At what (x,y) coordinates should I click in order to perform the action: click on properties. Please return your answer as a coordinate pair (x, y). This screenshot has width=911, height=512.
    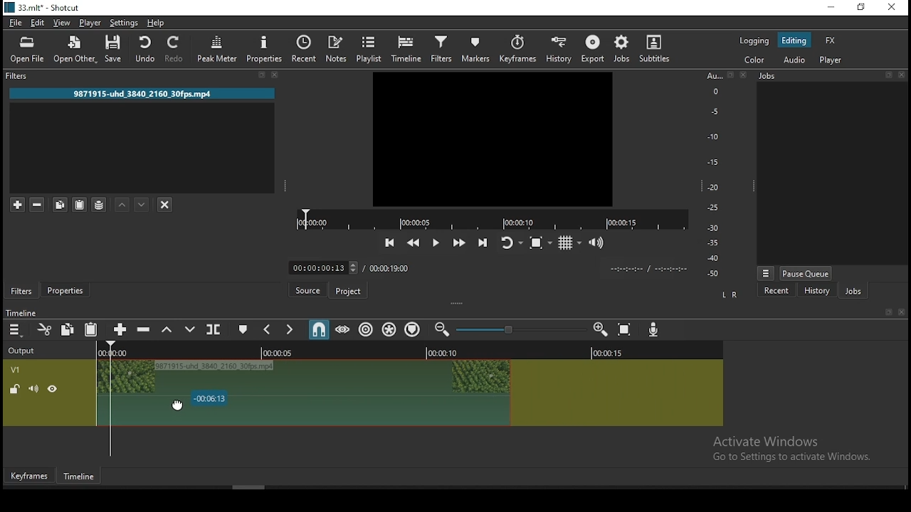
    Looking at the image, I should click on (68, 290).